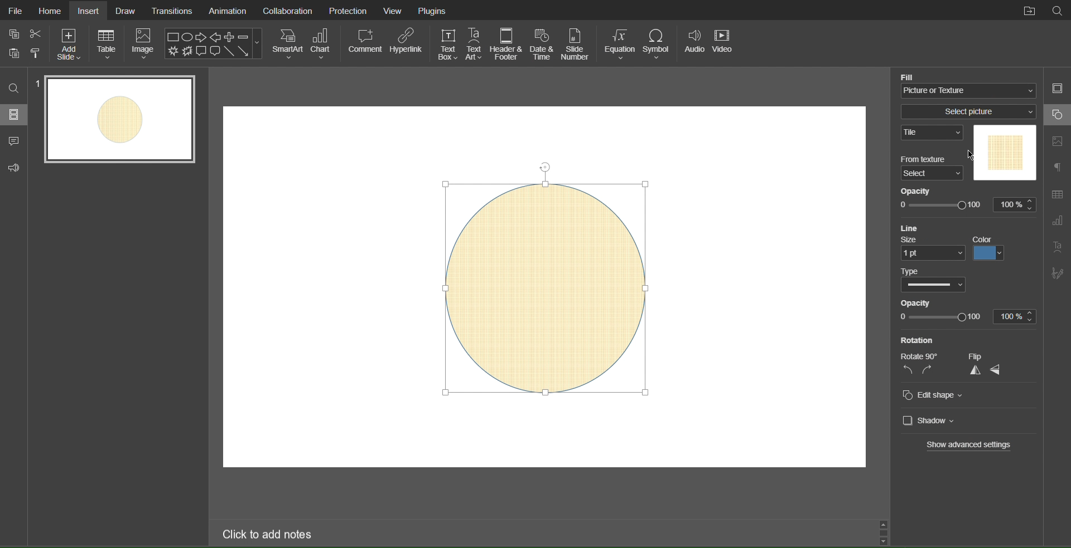 This screenshot has width=1071, height=548. I want to click on Text Box, so click(447, 43).